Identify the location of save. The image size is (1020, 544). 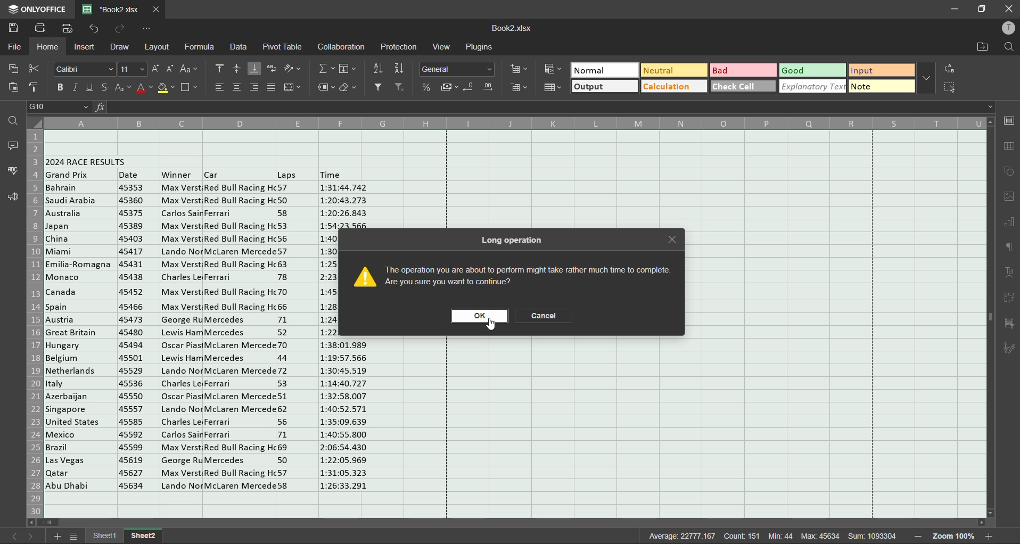
(42, 30).